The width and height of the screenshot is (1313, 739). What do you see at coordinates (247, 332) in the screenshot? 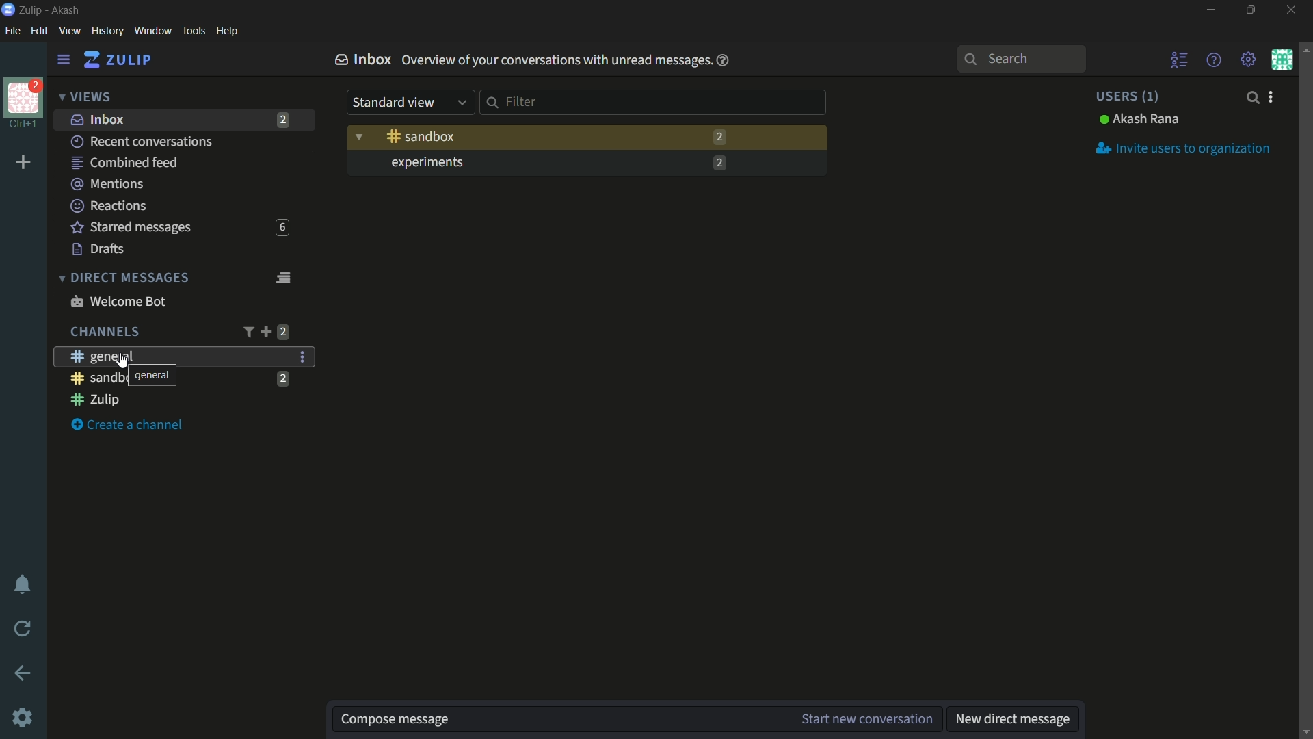
I see `filter channels` at bounding box center [247, 332].